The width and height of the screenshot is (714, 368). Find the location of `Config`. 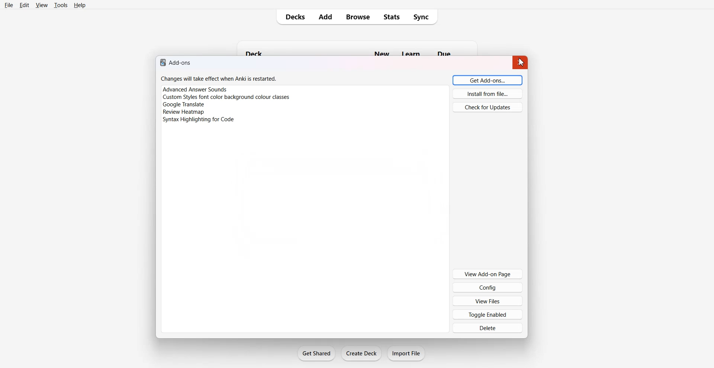

Config is located at coordinates (488, 287).